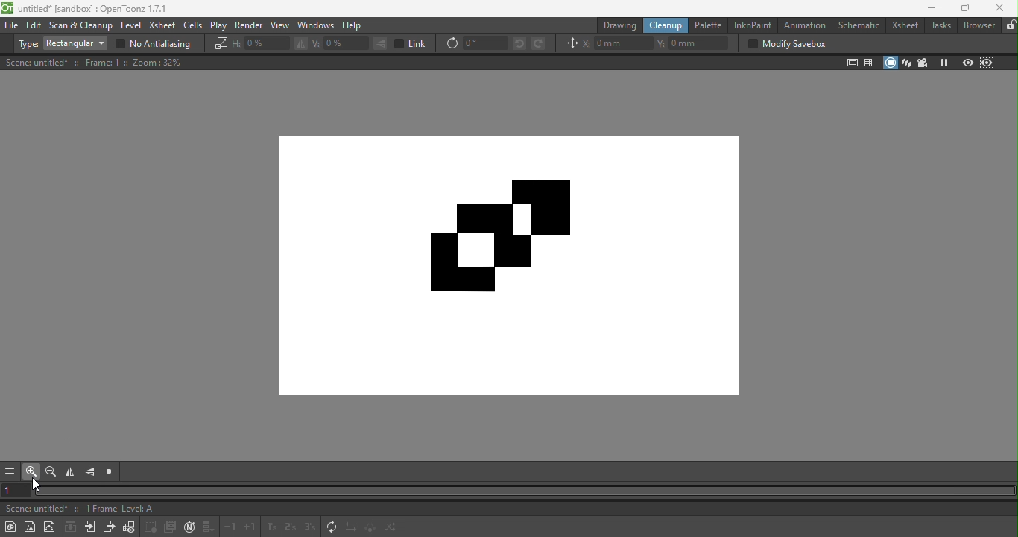  I want to click on Sub-camera preview, so click(987, 62).